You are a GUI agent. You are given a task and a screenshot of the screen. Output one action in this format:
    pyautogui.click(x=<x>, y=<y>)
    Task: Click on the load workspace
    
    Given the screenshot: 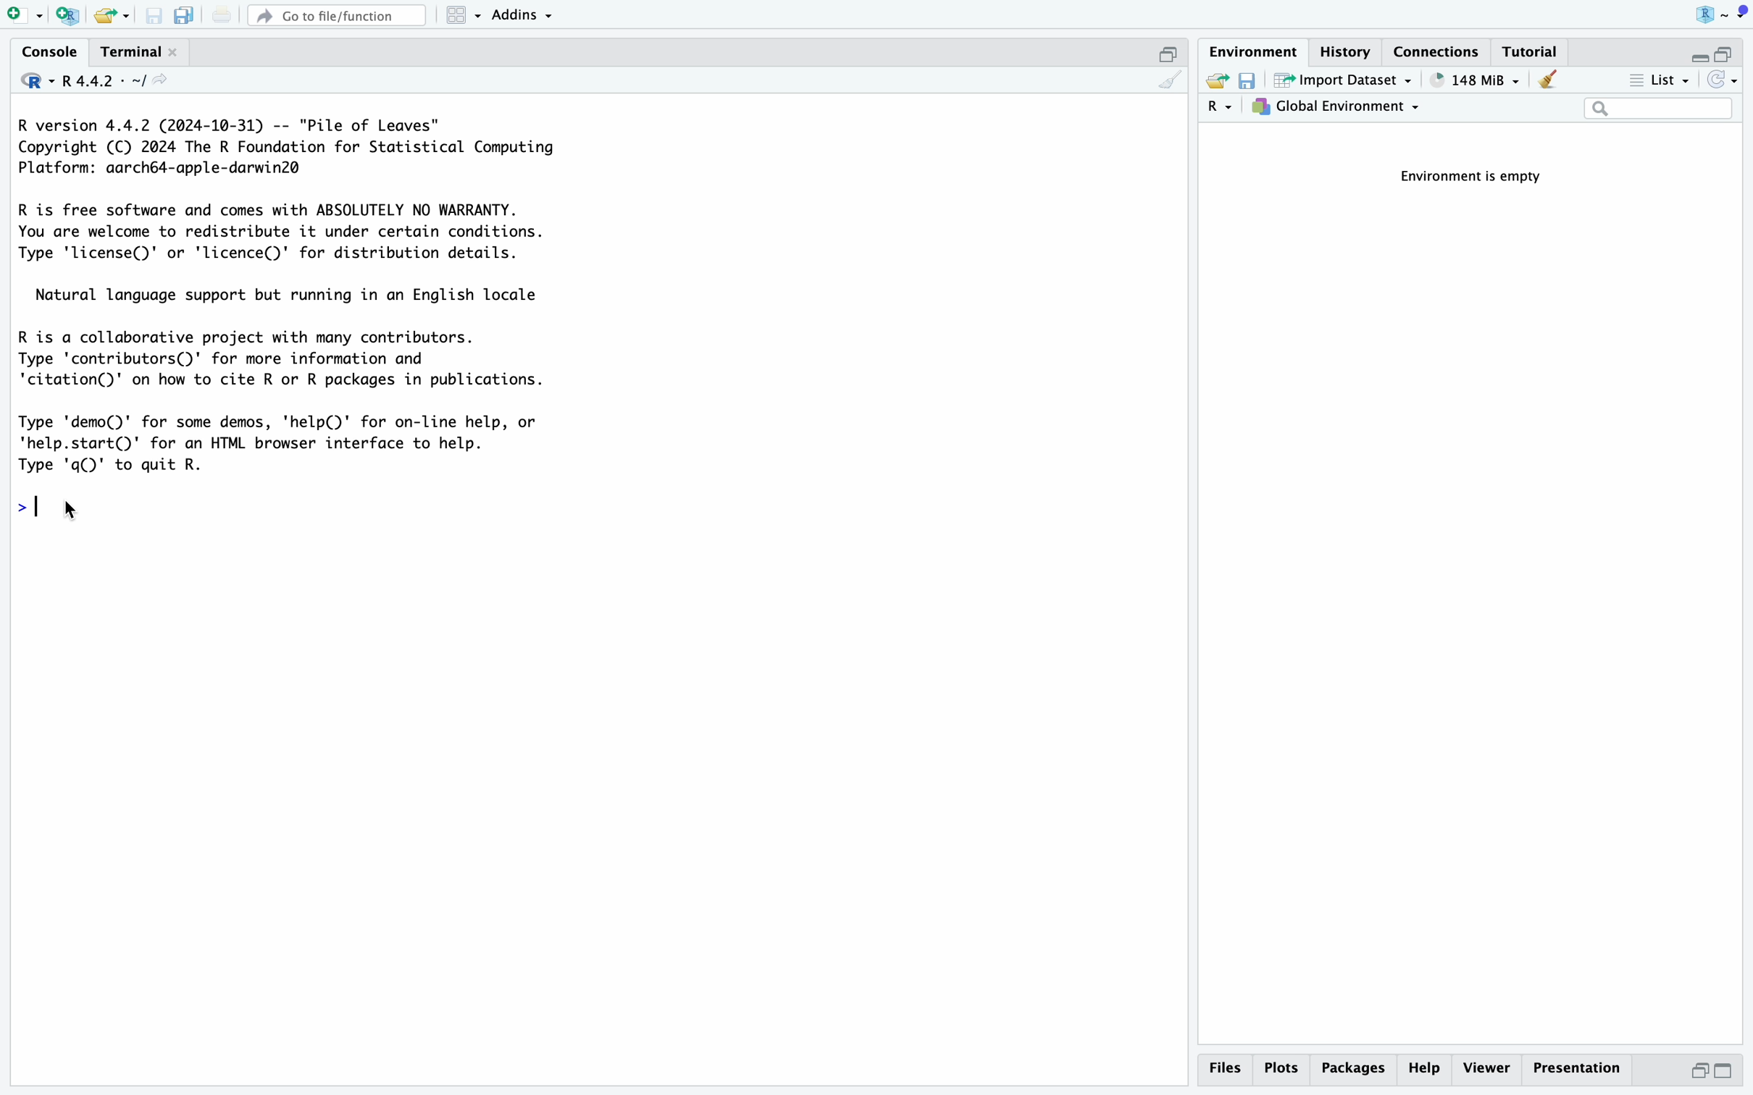 What is the action you would take?
    pyautogui.click(x=1216, y=82)
    